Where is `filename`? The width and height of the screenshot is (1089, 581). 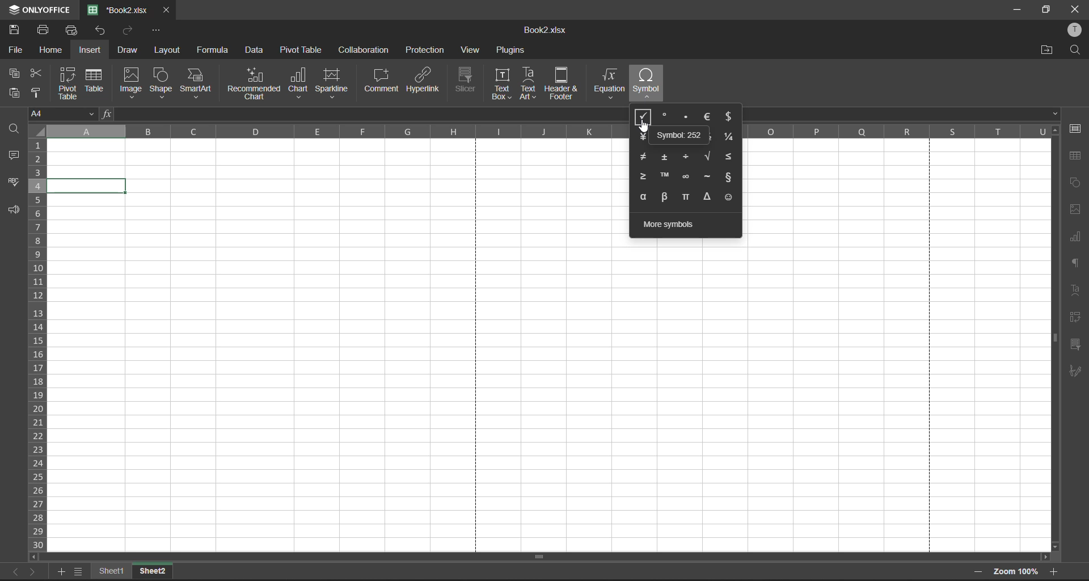
filename is located at coordinates (119, 10).